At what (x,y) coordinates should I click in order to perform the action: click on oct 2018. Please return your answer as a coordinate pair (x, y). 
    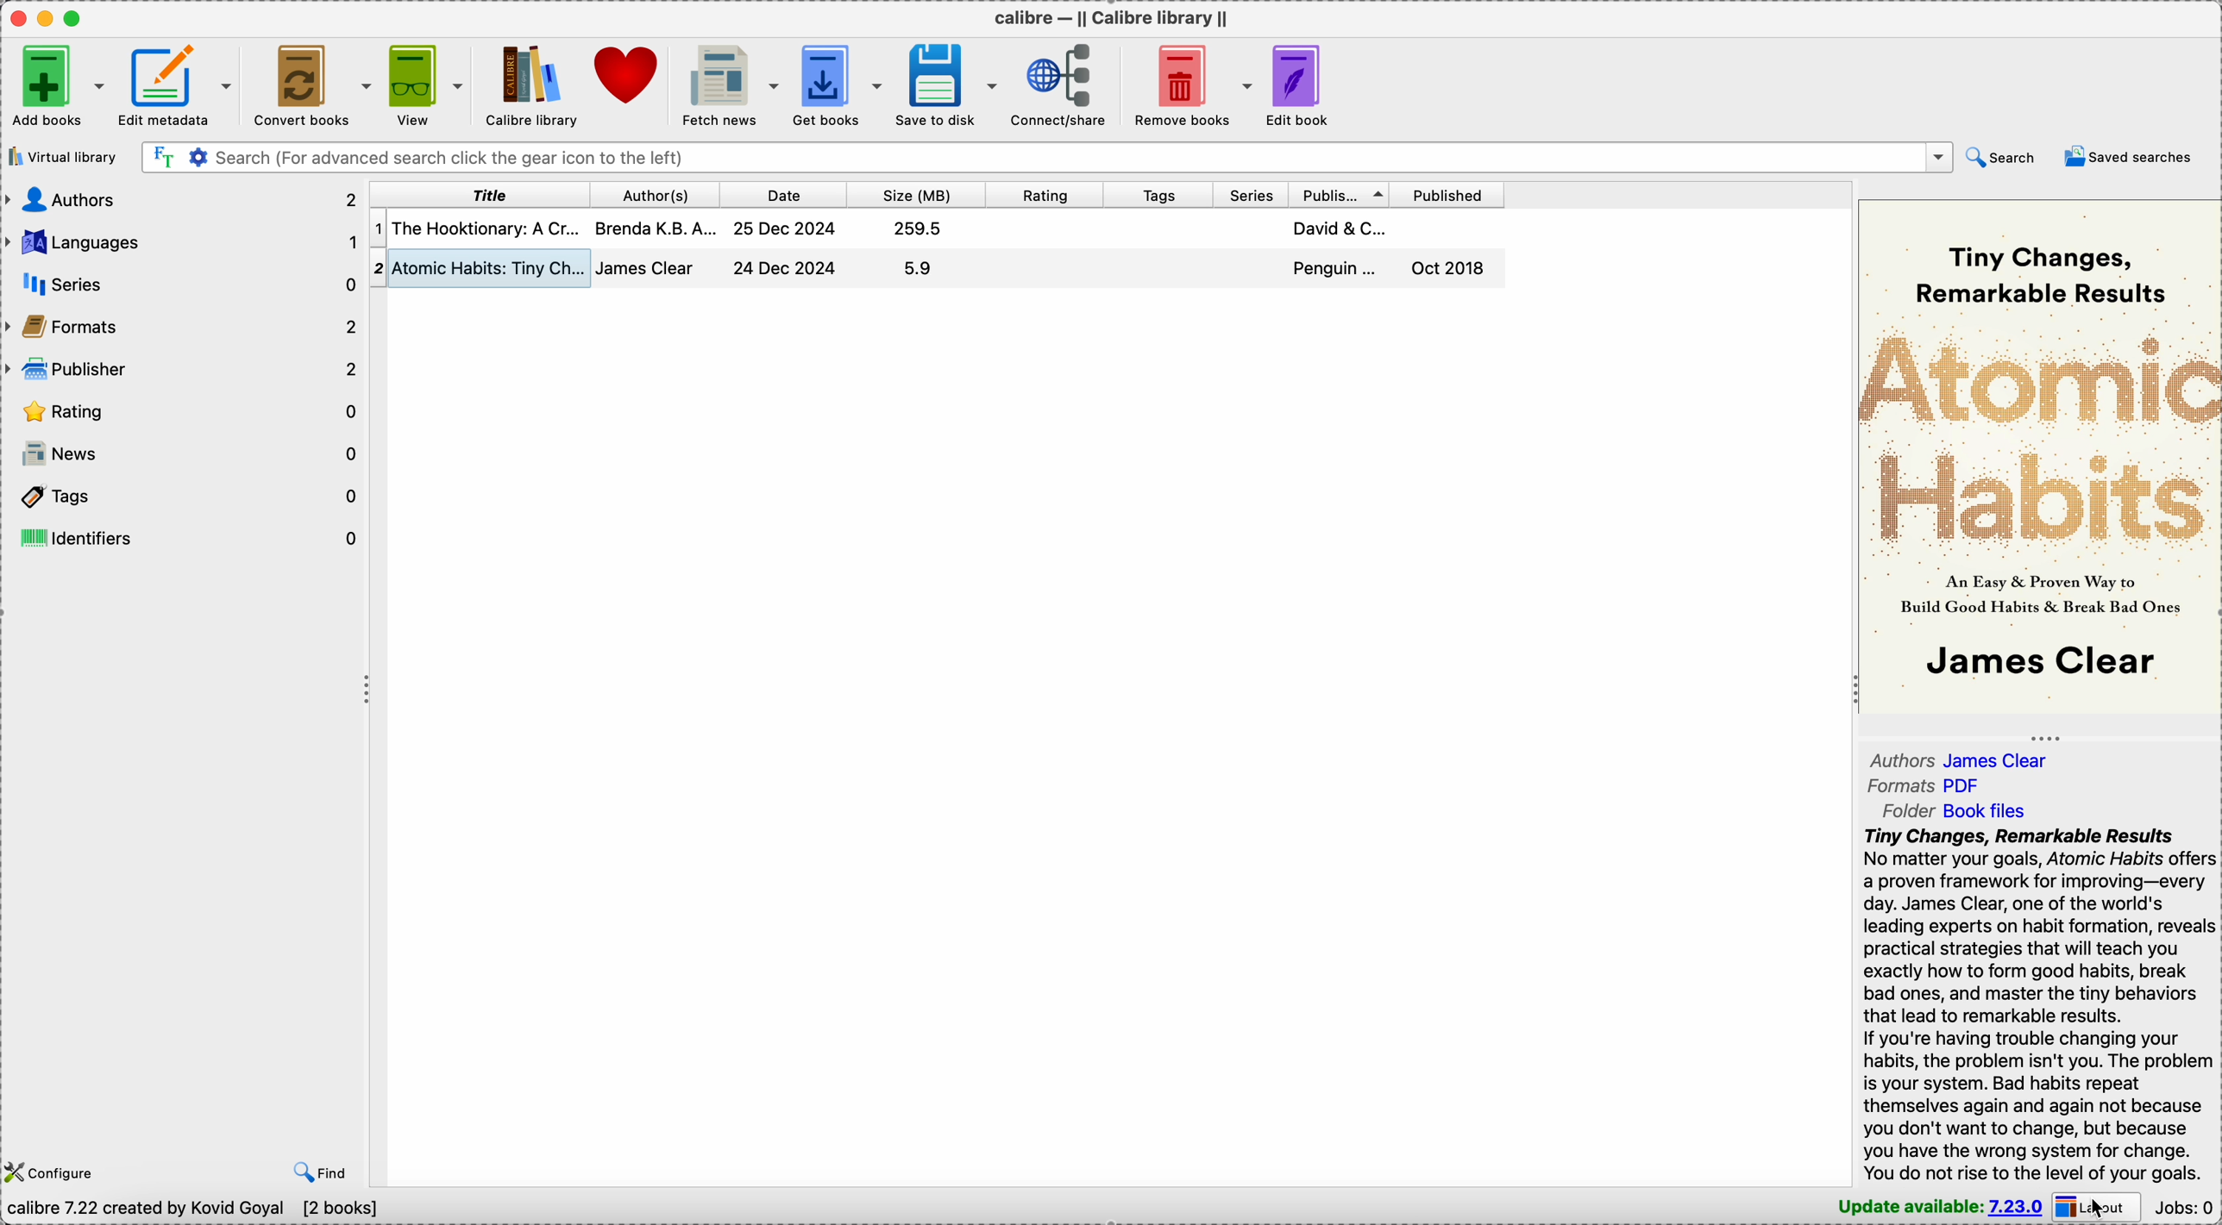
    Looking at the image, I should click on (1447, 267).